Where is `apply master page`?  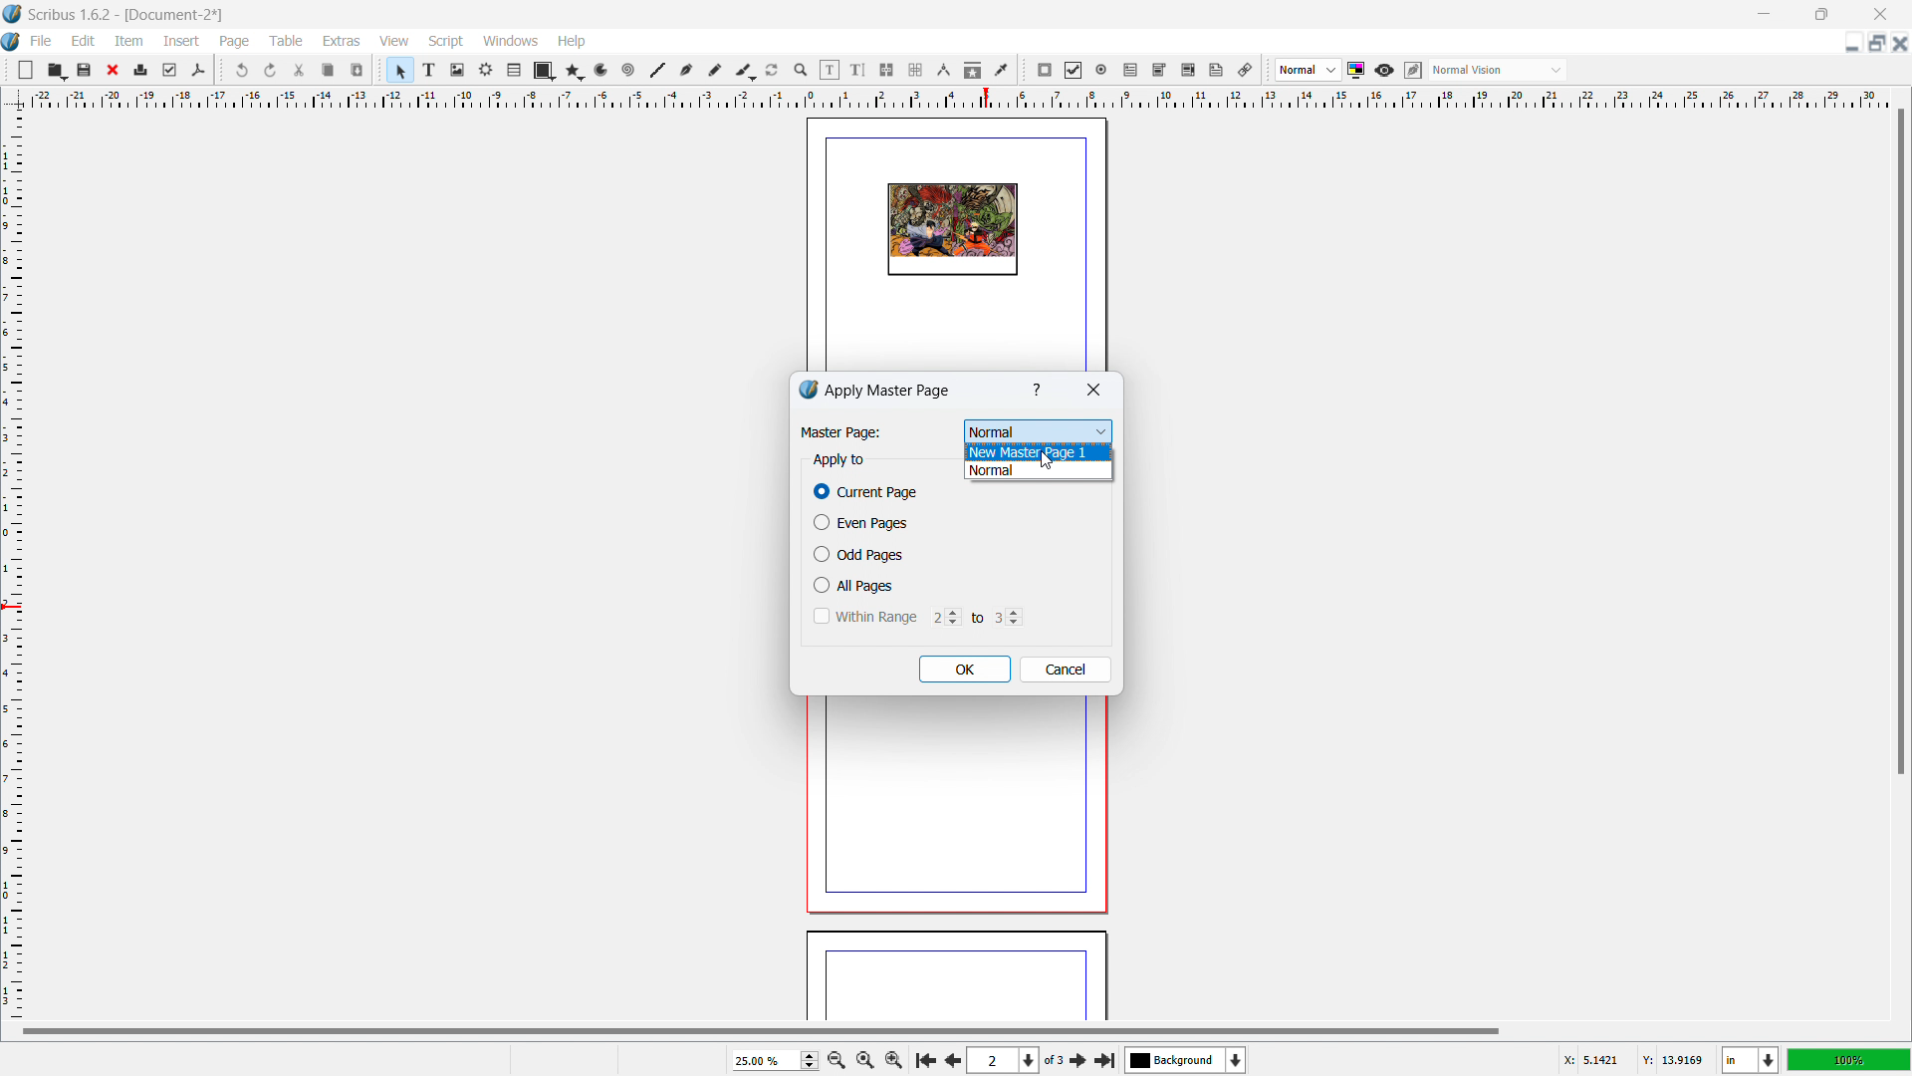
apply master page is located at coordinates (889, 390).